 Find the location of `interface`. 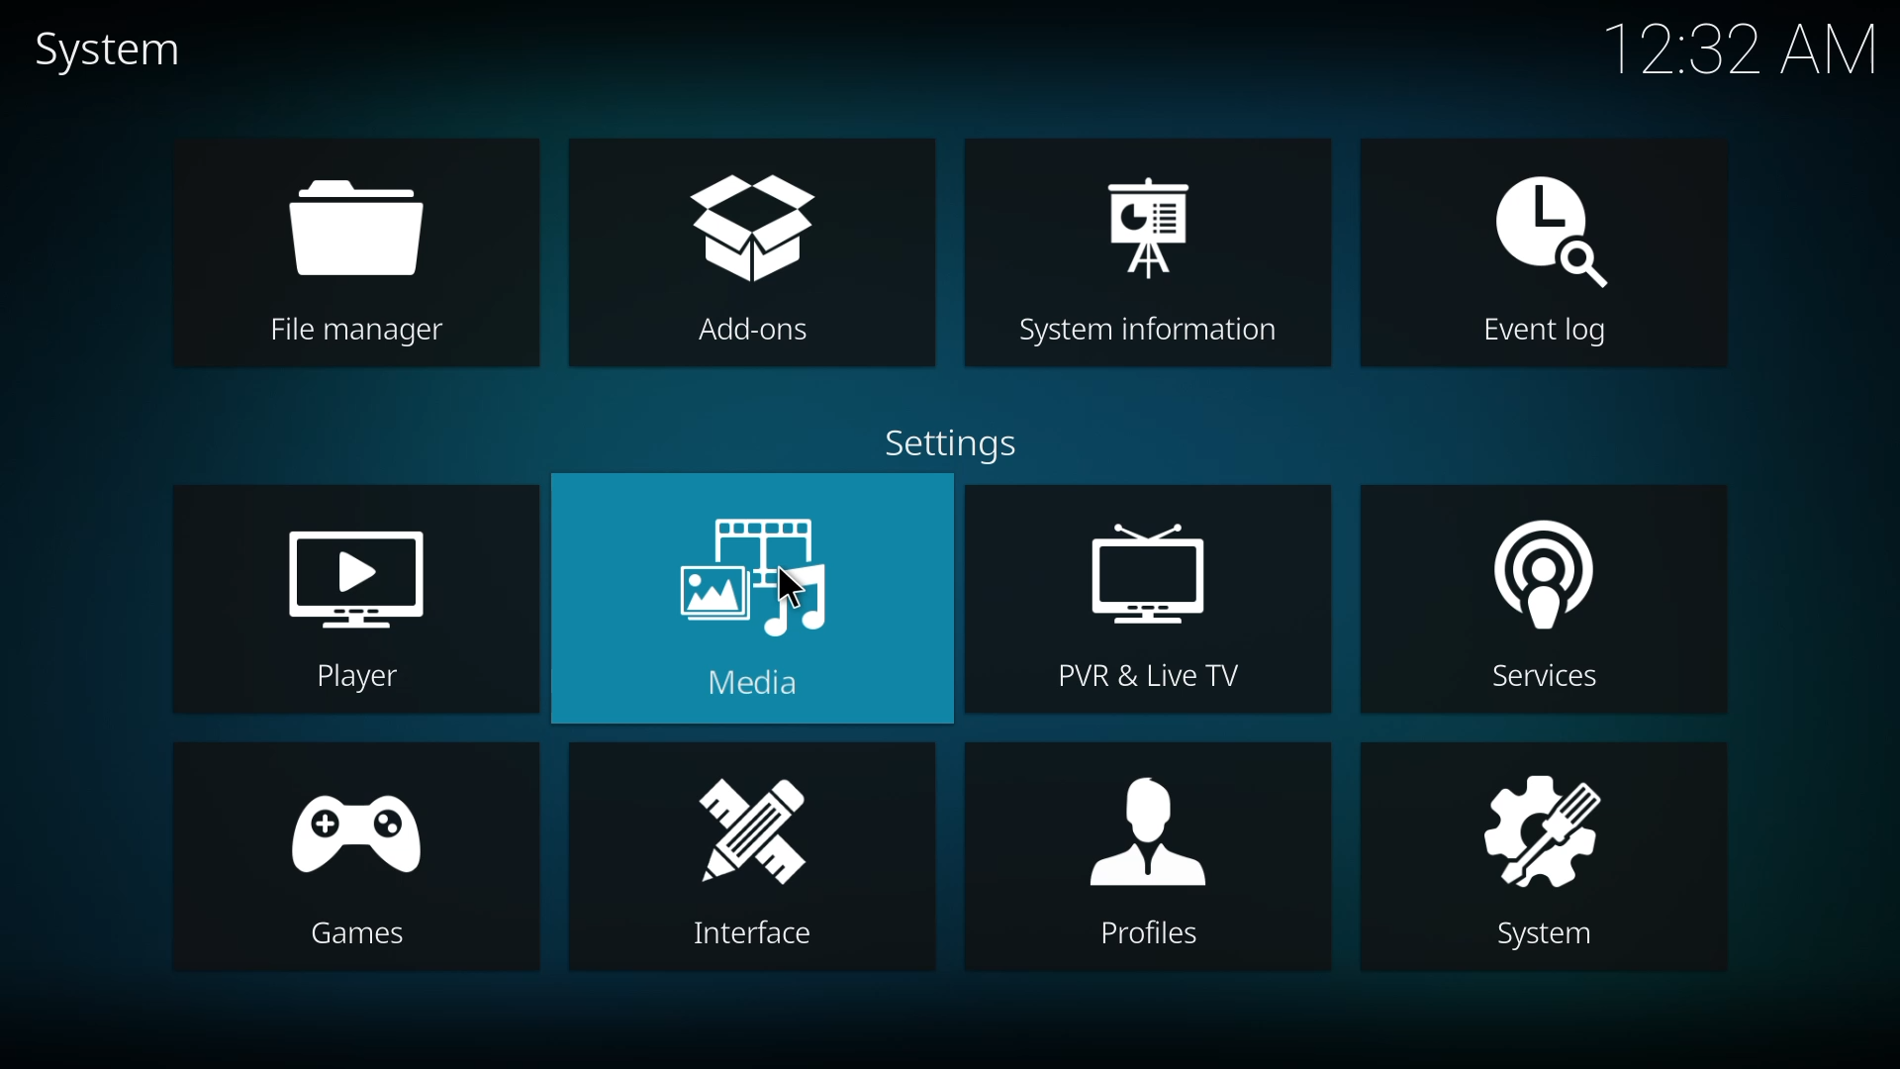

interface is located at coordinates (763, 862).